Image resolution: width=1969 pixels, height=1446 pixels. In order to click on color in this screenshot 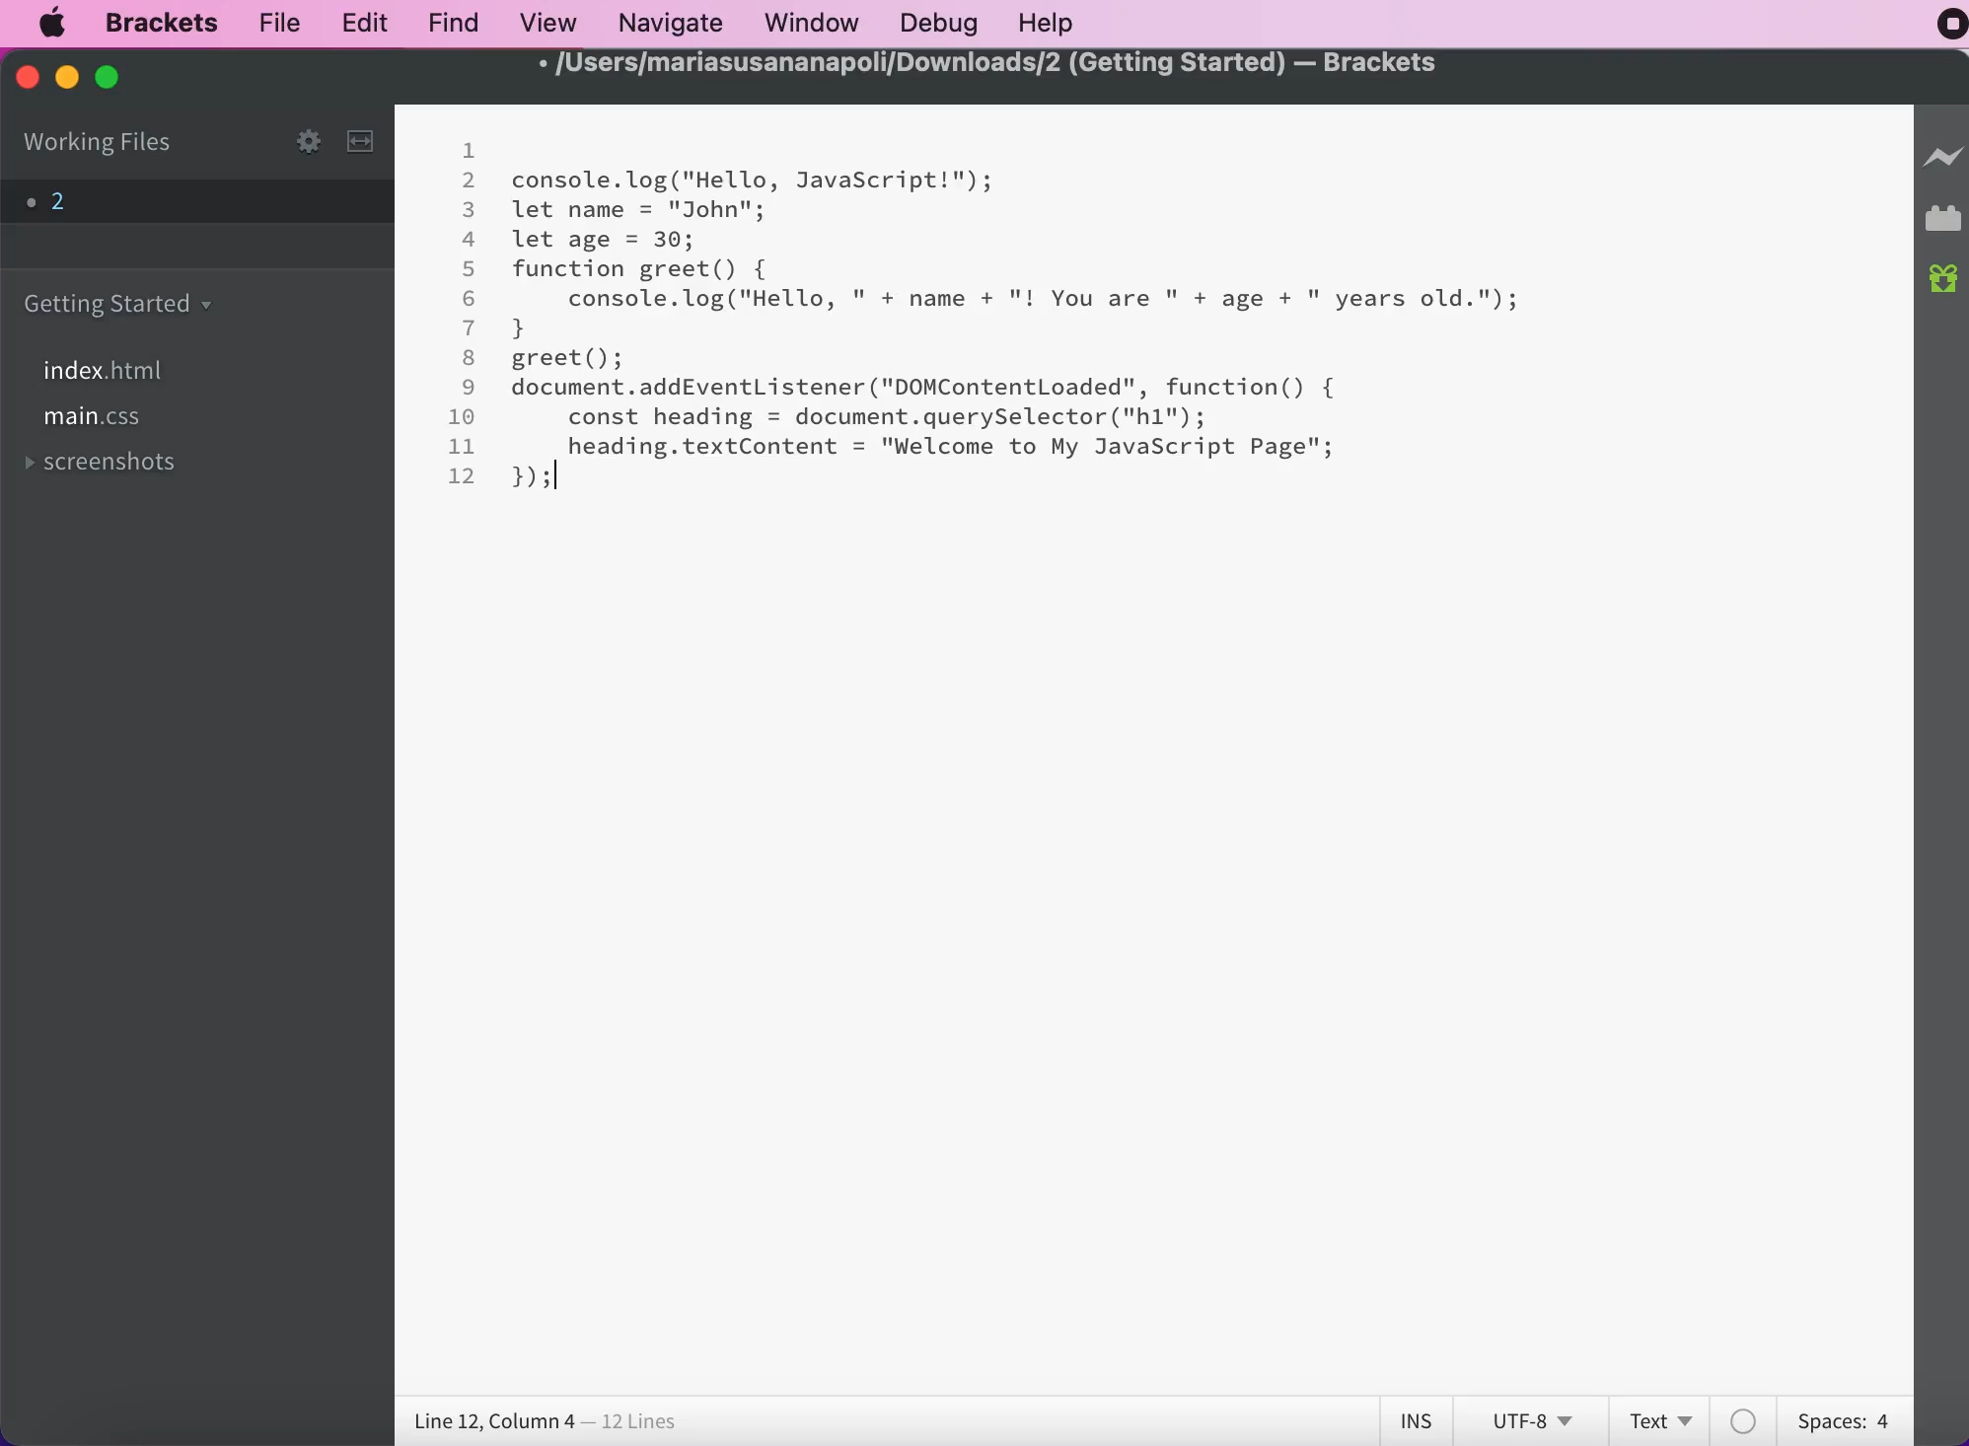, I will do `click(1747, 1419)`.